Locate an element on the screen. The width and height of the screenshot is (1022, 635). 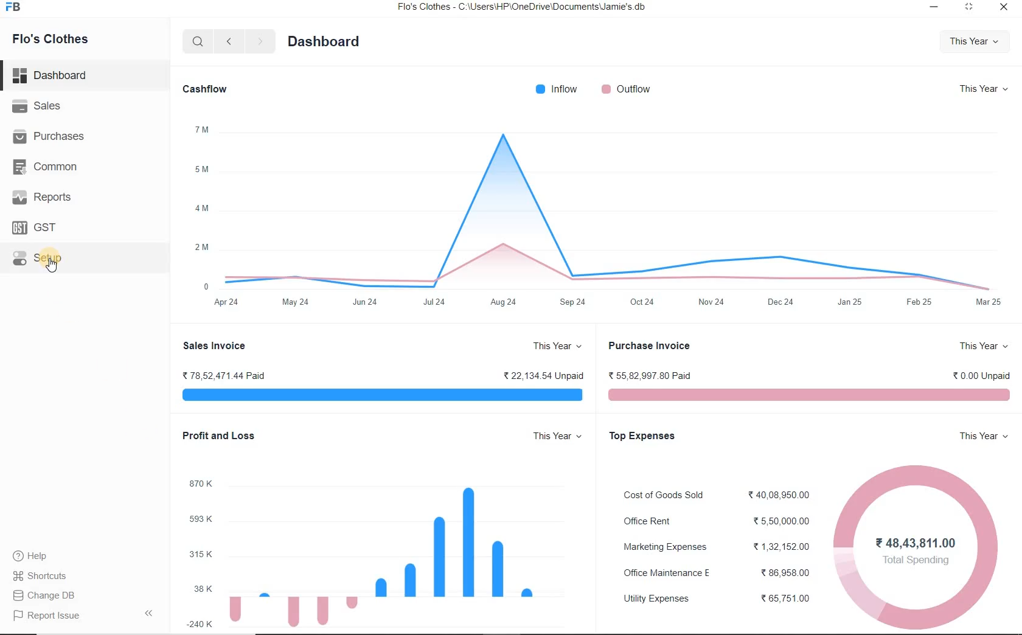
outflow is located at coordinates (628, 91).